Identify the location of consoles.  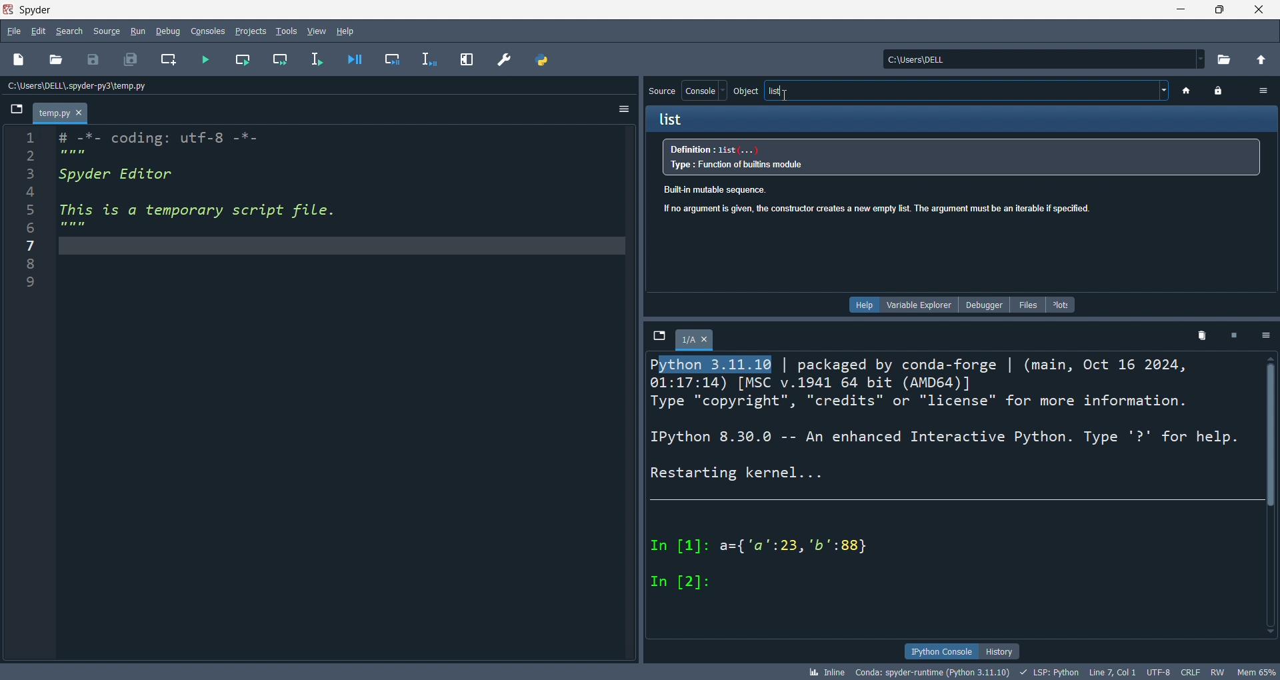
(207, 31).